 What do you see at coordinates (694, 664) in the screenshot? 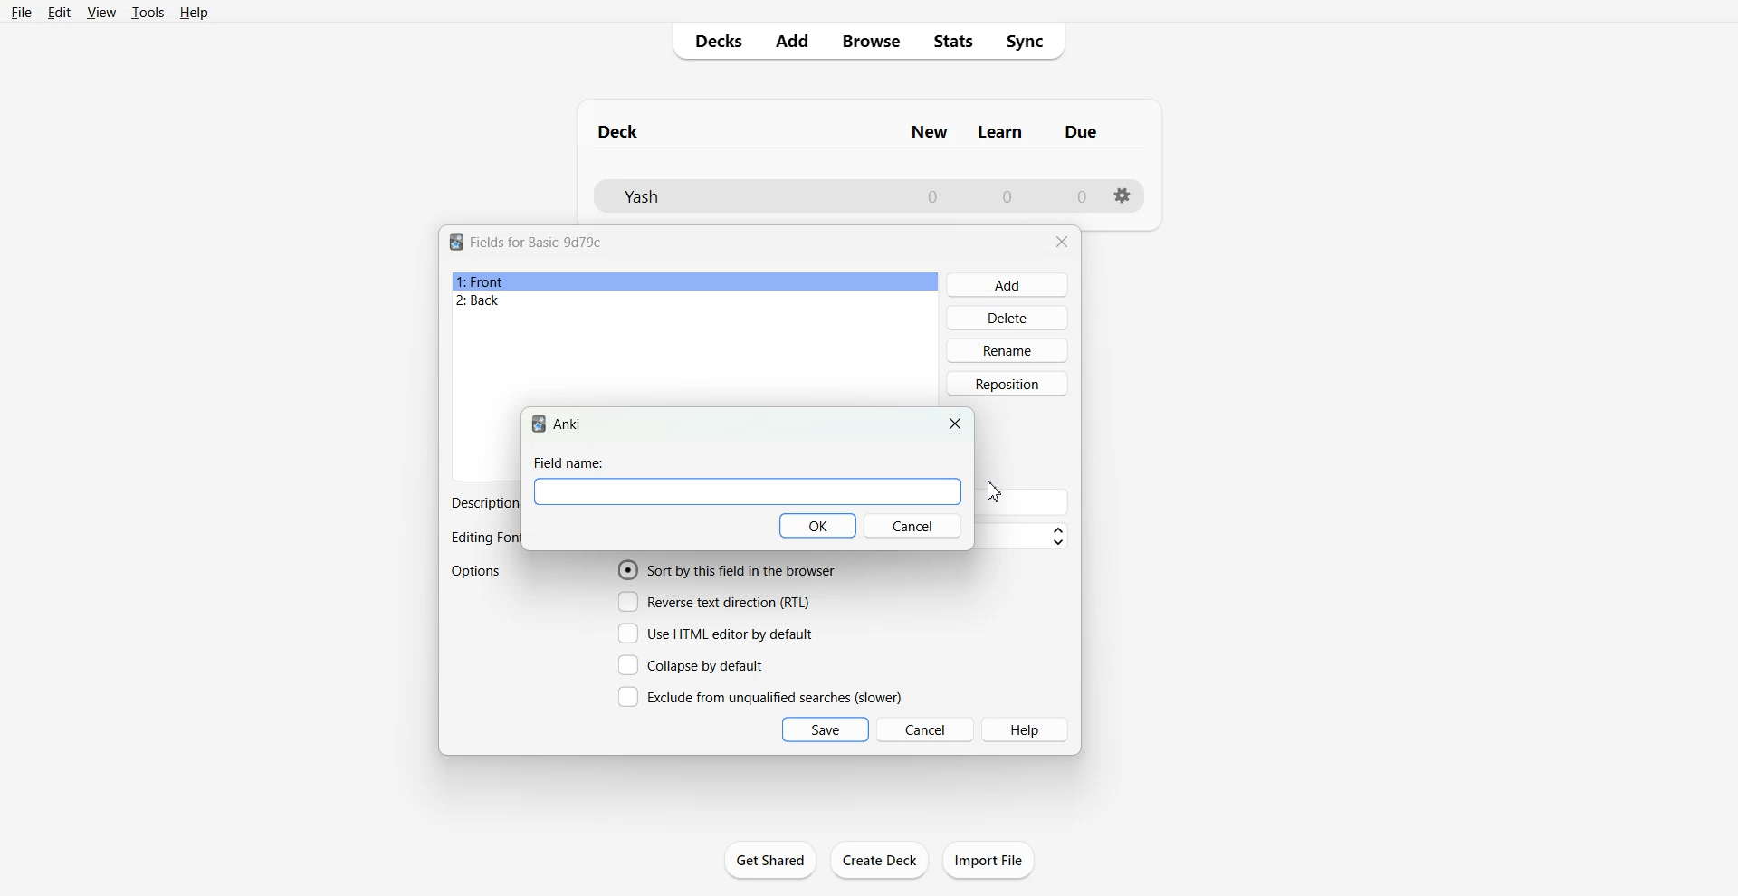
I see `Collapse by default` at bounding box center [694, 664].